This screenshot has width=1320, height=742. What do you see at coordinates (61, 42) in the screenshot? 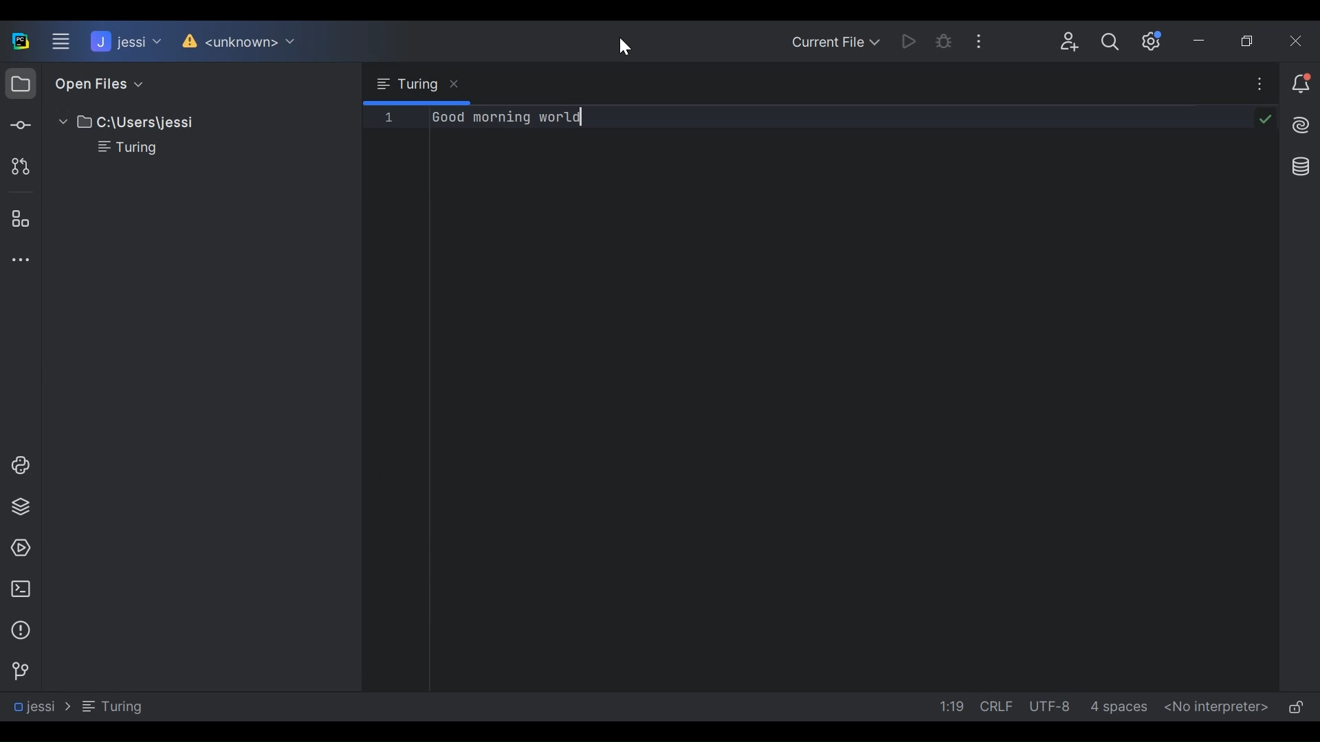
I see `Main Menu` at bounding box center [61, 42].